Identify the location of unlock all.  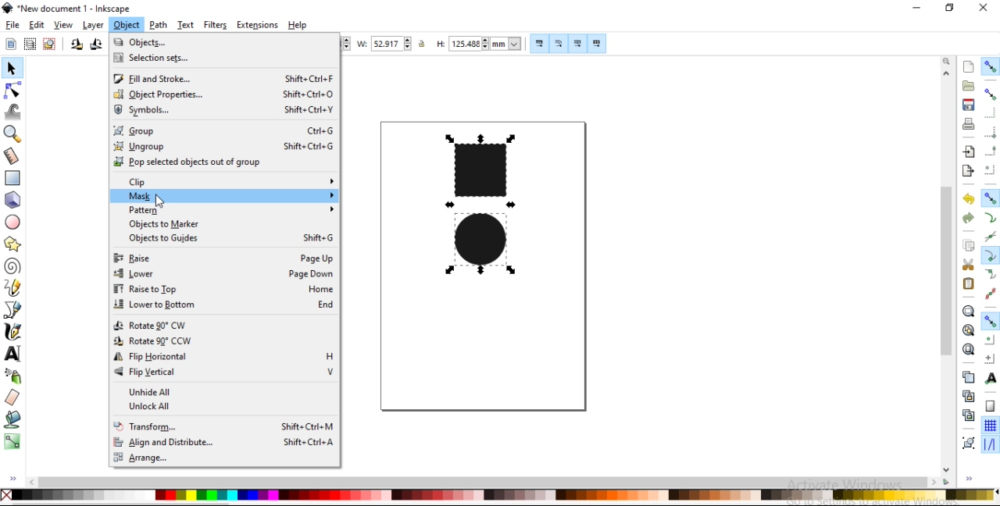
(230, 408).